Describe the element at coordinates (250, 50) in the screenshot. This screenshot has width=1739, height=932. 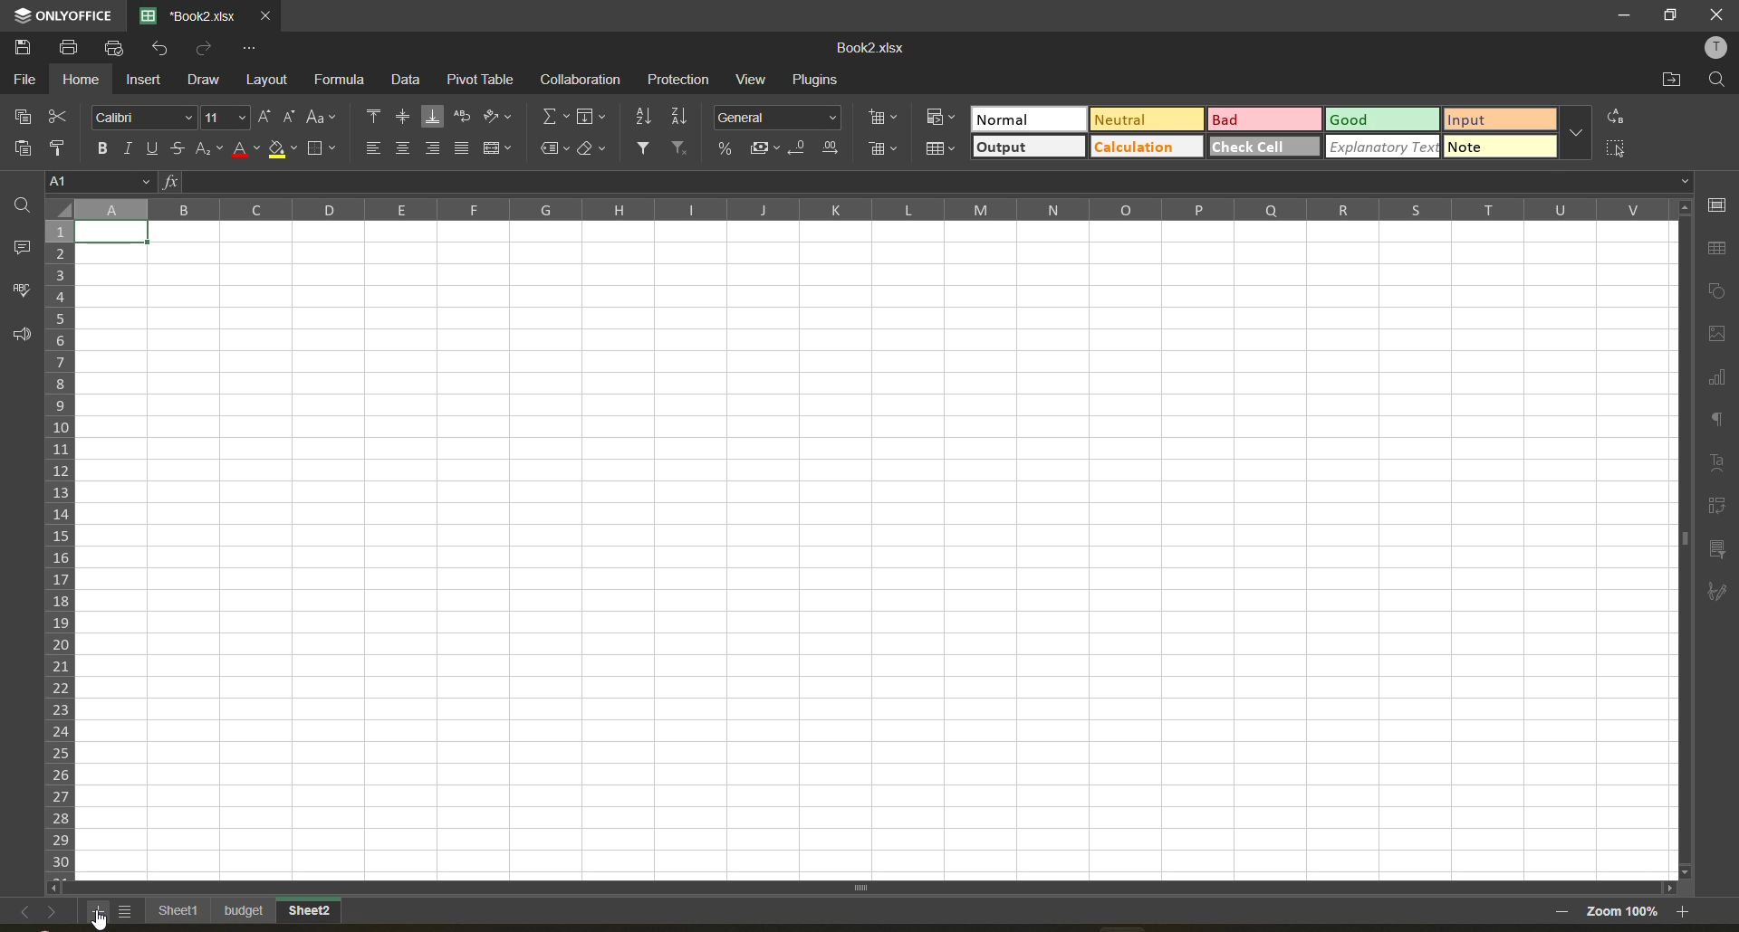
I see `customize quick access toolbar` at that location.